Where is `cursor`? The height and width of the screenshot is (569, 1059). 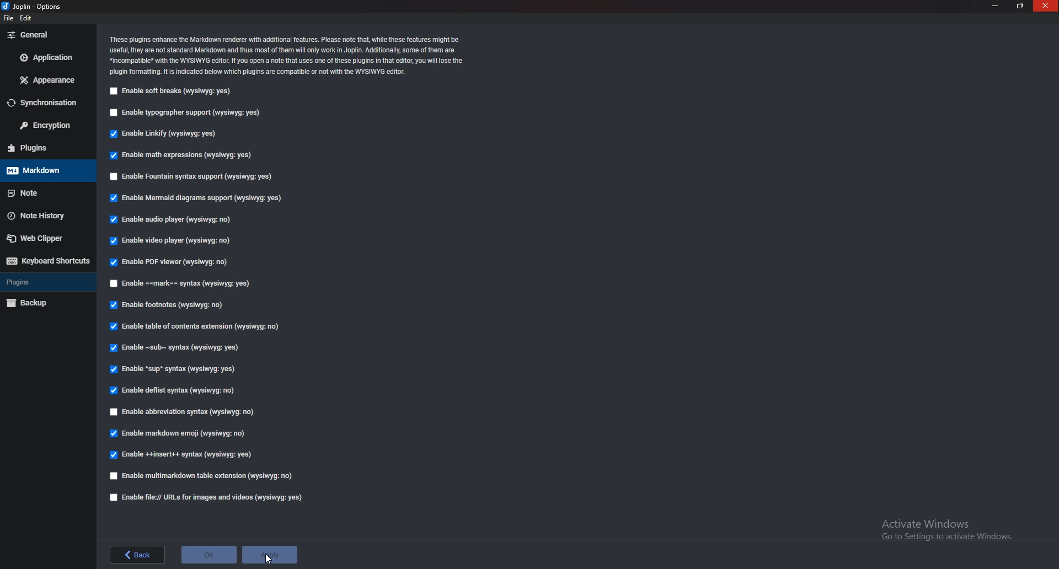
cursor is located at coordinates (270, 560).